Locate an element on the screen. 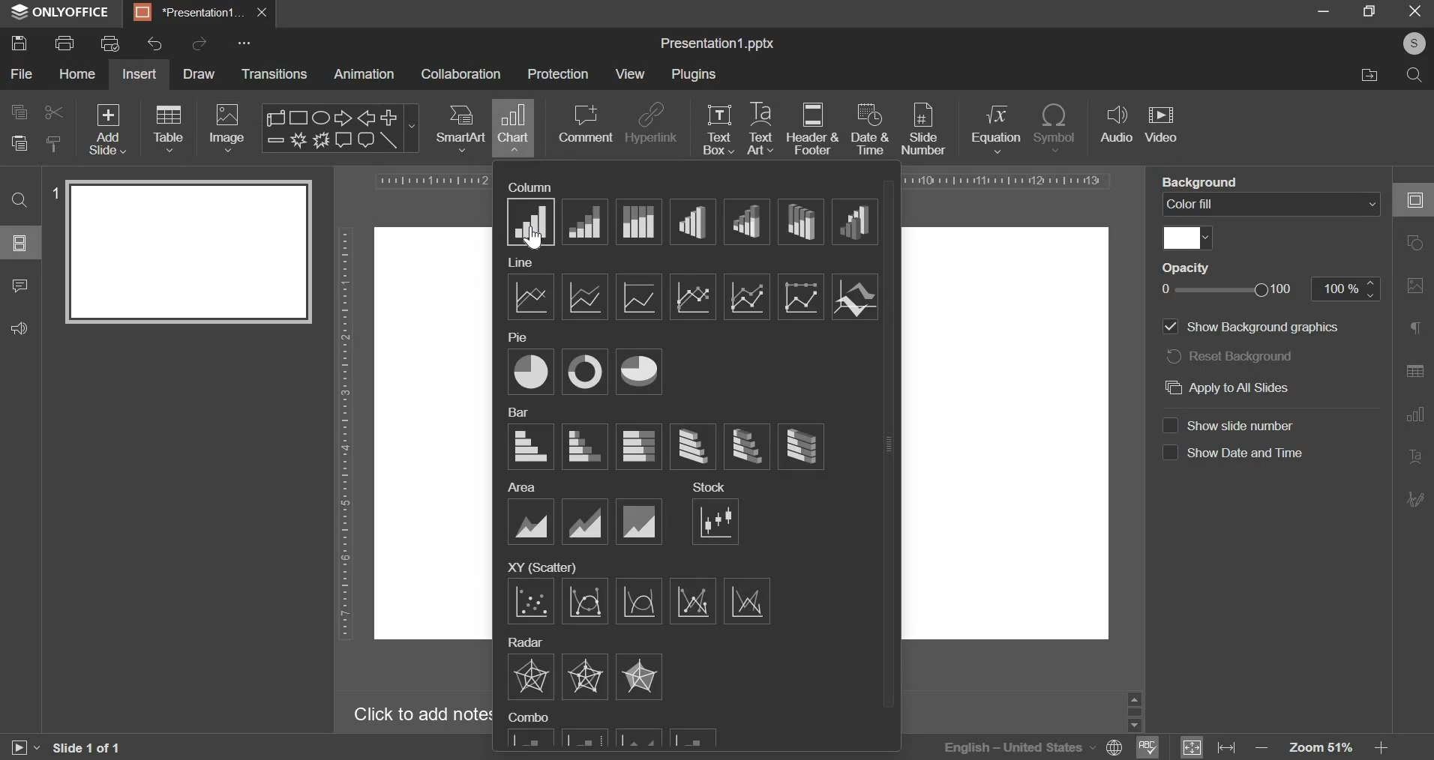  language is located at coordinates (1014, 749).